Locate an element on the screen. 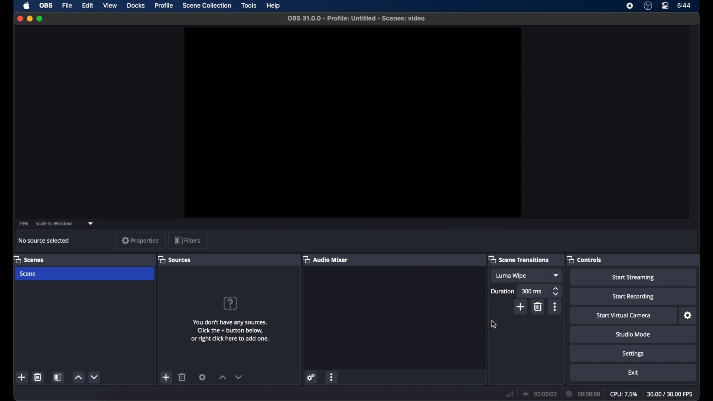 The image size is (713, 401). settings is located at coordinates (202, 377).